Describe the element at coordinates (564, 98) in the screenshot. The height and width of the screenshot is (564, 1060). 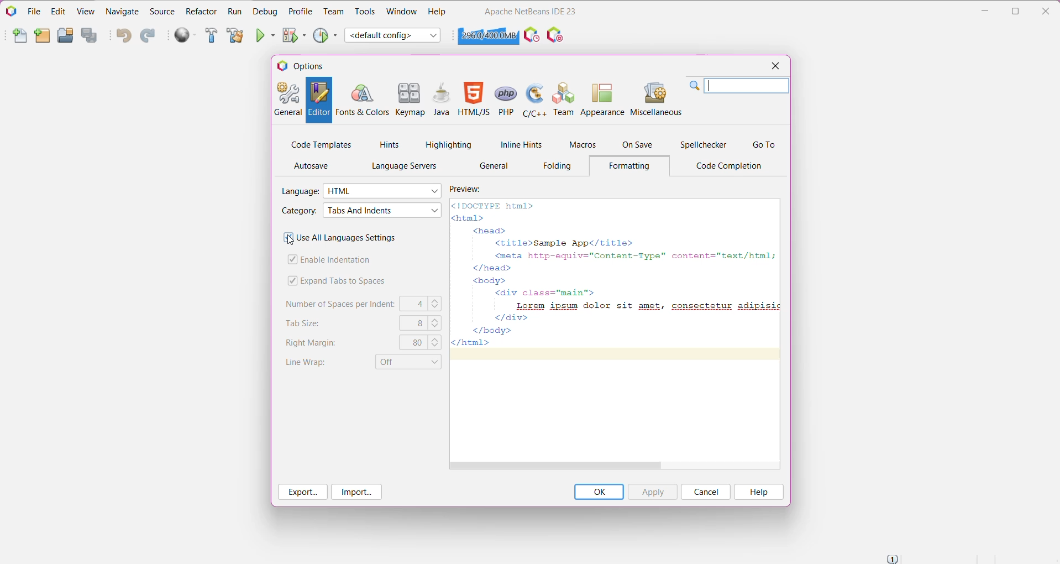
I see `Team` at that location.